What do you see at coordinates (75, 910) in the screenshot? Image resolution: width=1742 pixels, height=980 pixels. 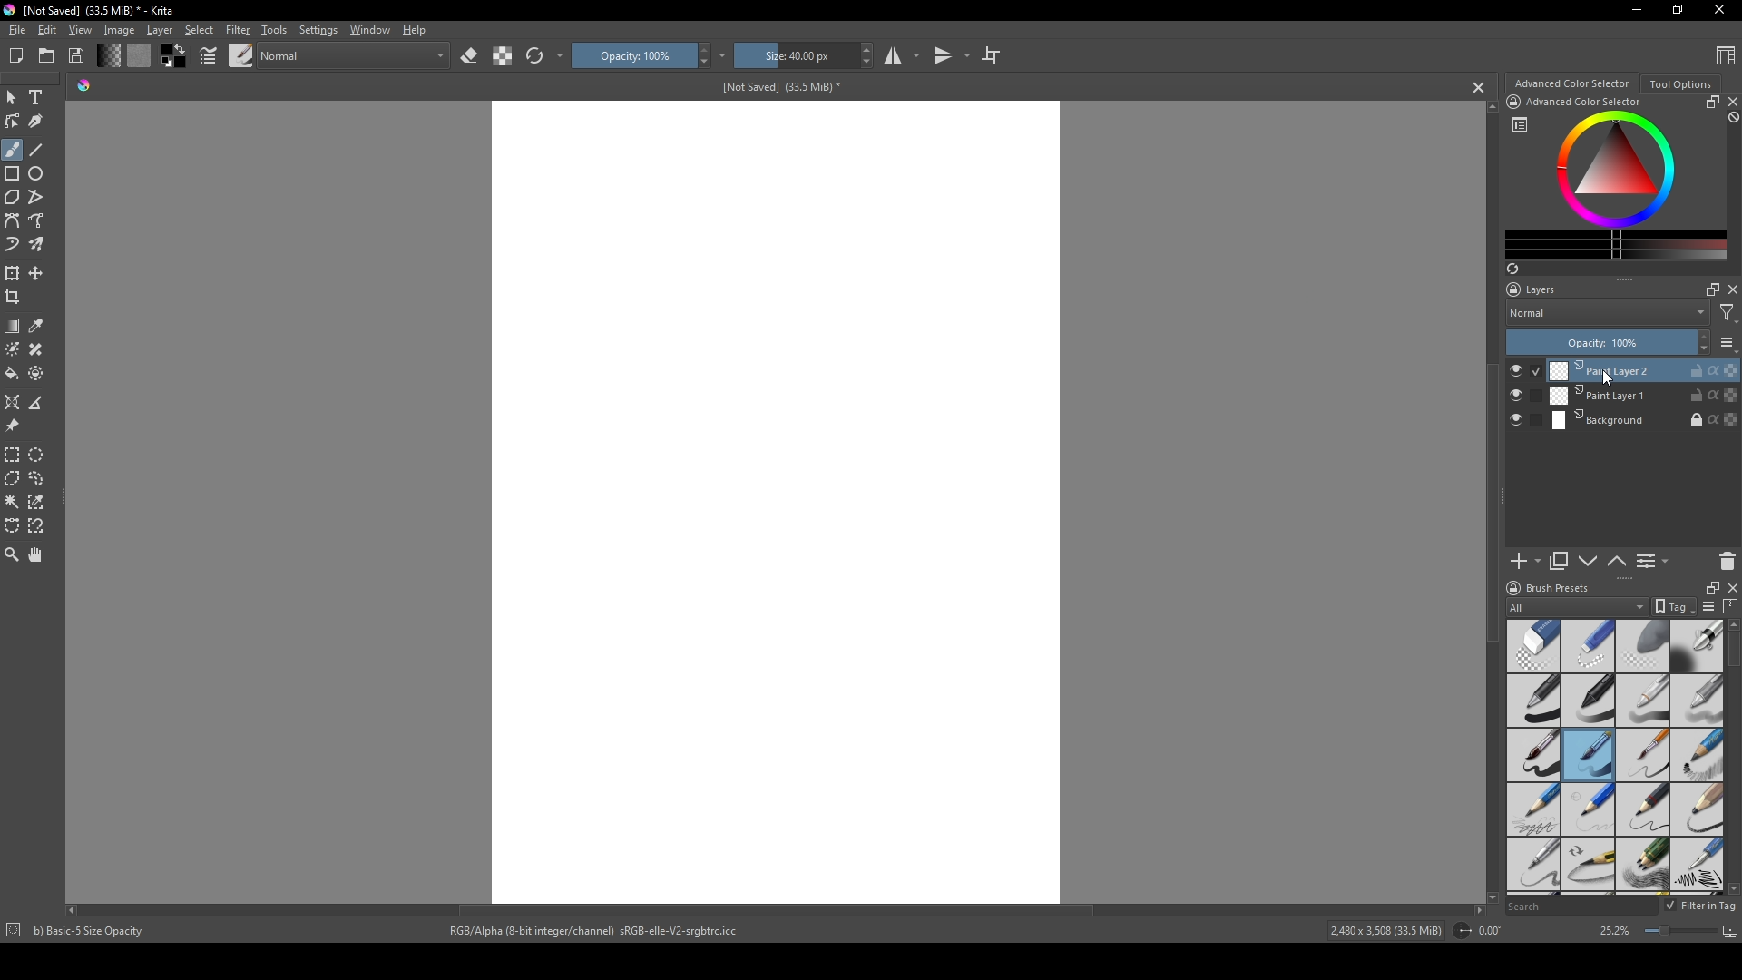 I see `scroll left` at bounding box center [75, 910].